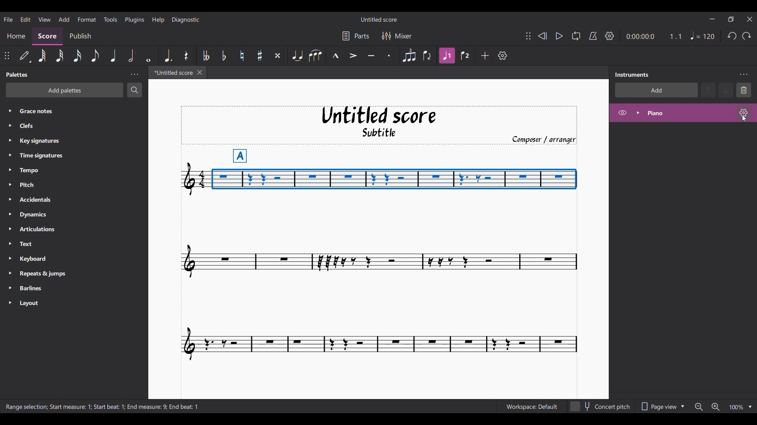  I want to click on Home section, so click(17, 35).